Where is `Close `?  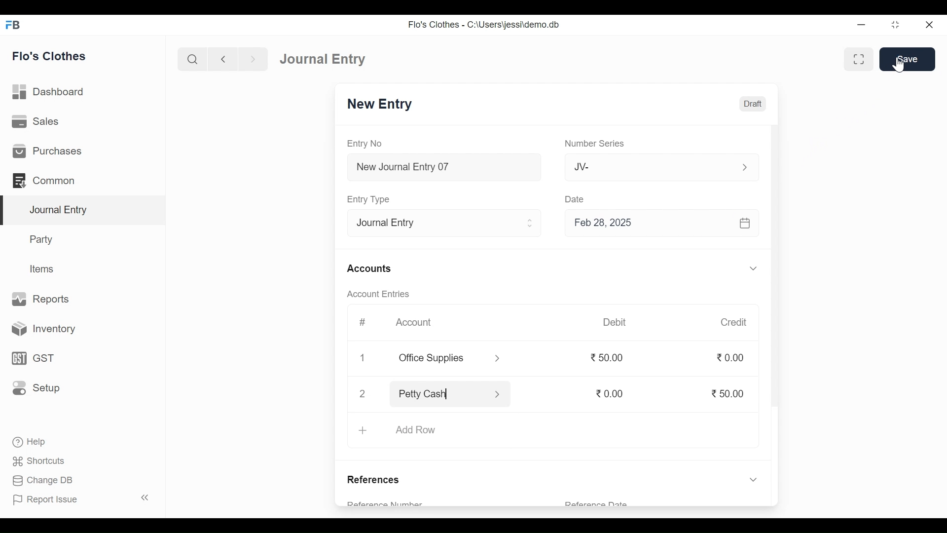 Close  is located at coordinates (362, 394).